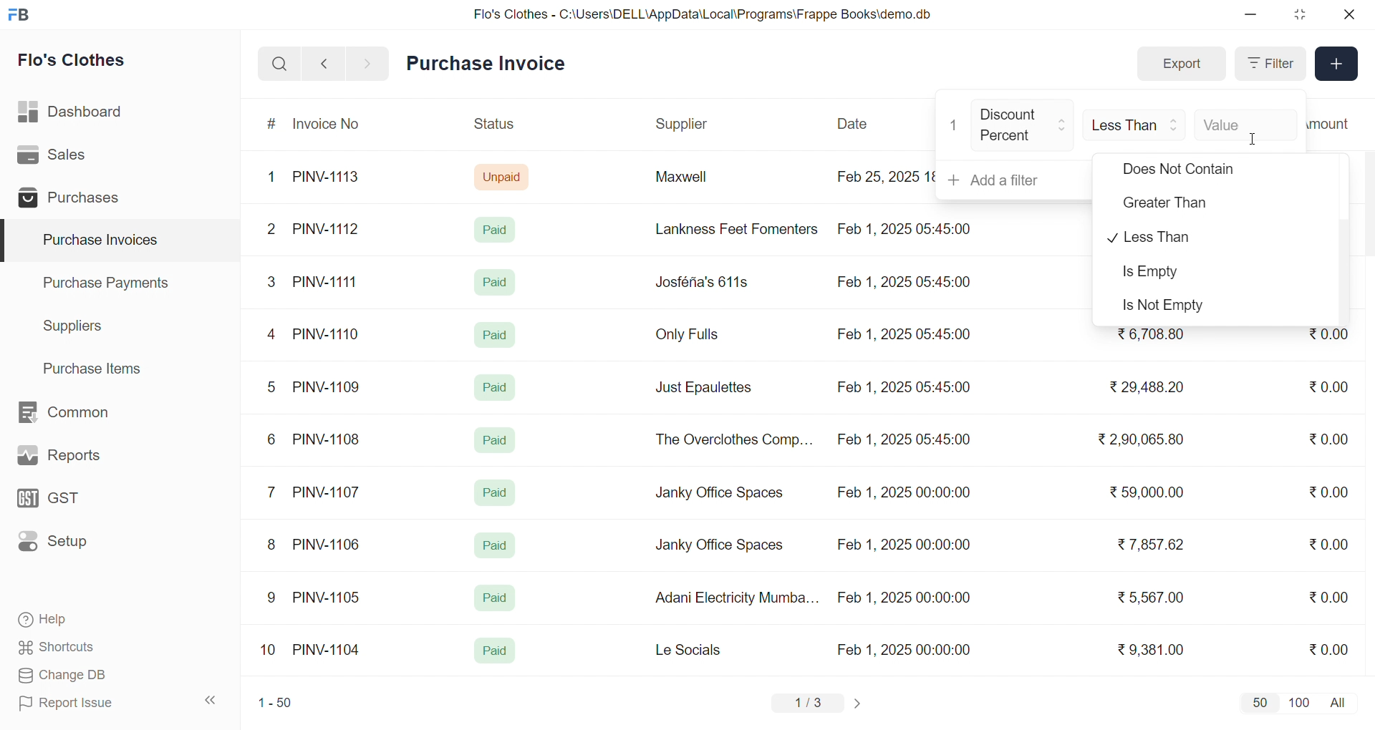  What do you see at coordinates (82, 62) in the screenshot?
I see `Flo's Clothes` at bounding box center [82, 62].